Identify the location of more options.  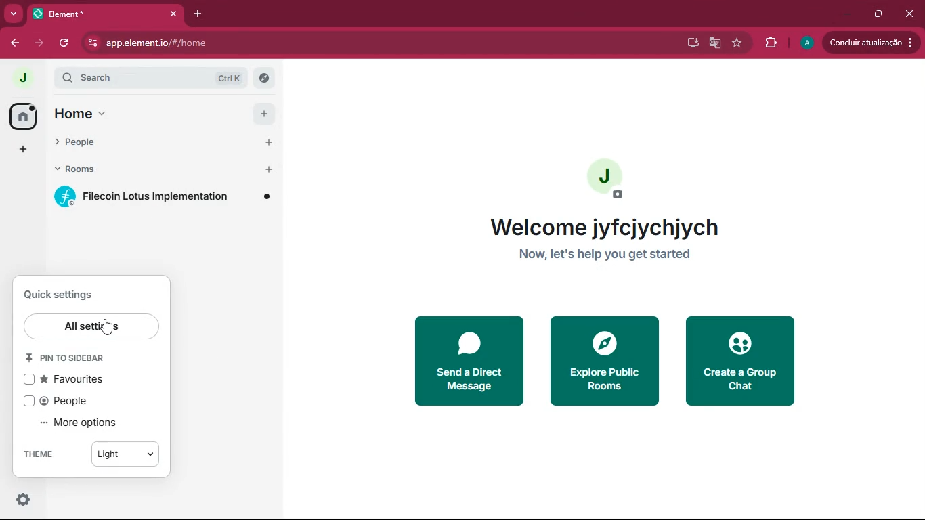
(85, 423).